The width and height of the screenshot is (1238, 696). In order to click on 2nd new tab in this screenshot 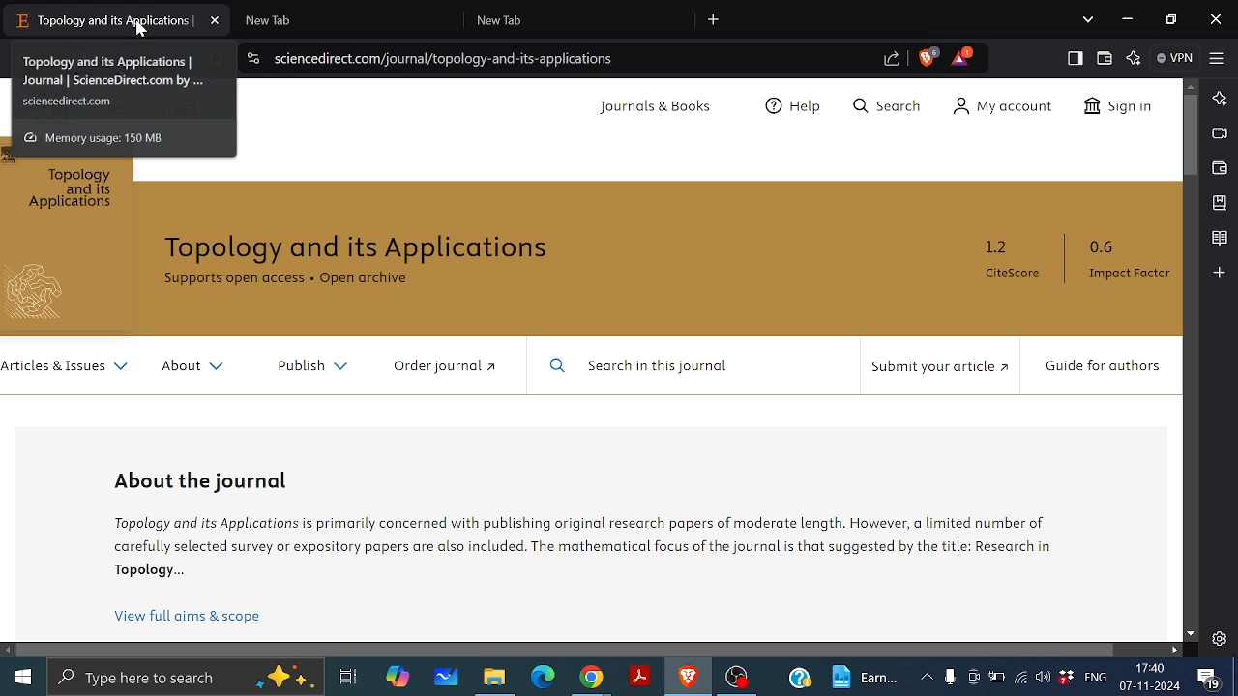, I will do `click(581, 18)`.